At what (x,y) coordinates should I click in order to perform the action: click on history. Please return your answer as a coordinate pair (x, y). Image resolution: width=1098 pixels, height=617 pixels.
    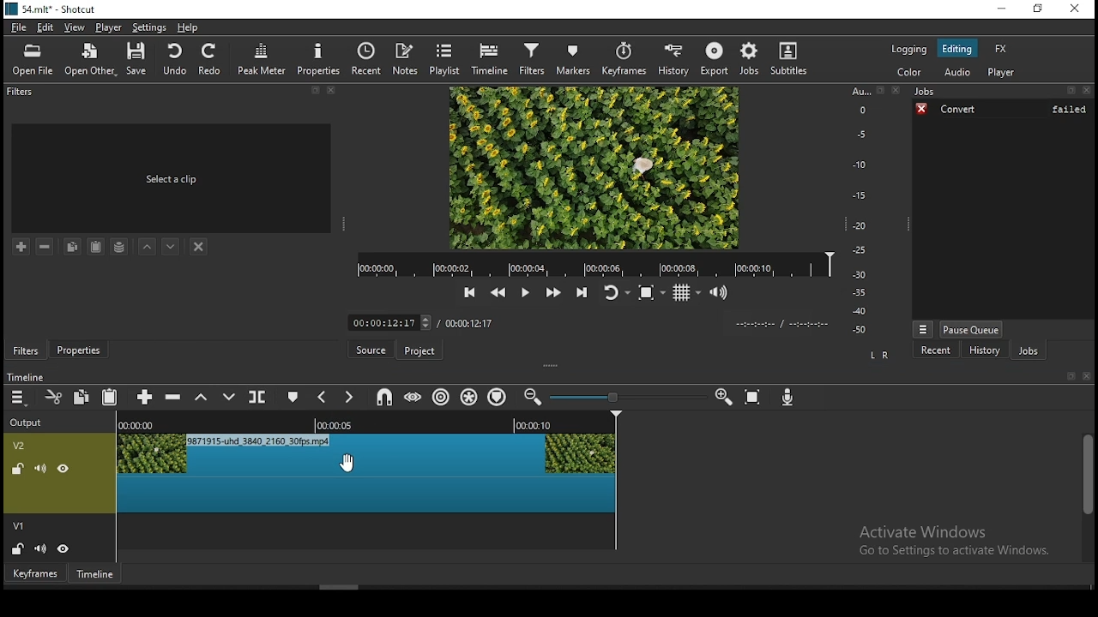
    Looking at the image, I should click on (983, 349).